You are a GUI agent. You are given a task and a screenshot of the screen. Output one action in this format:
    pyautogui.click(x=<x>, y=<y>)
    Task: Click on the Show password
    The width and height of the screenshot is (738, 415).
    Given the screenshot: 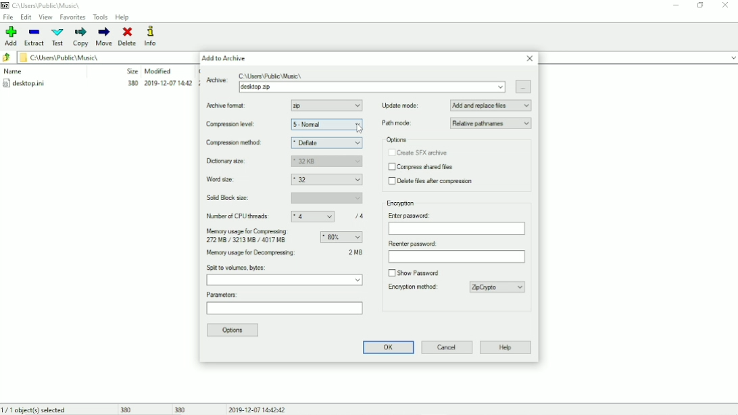 What is the action you would take?
    pyautogui.click(x=414, y=272)
    